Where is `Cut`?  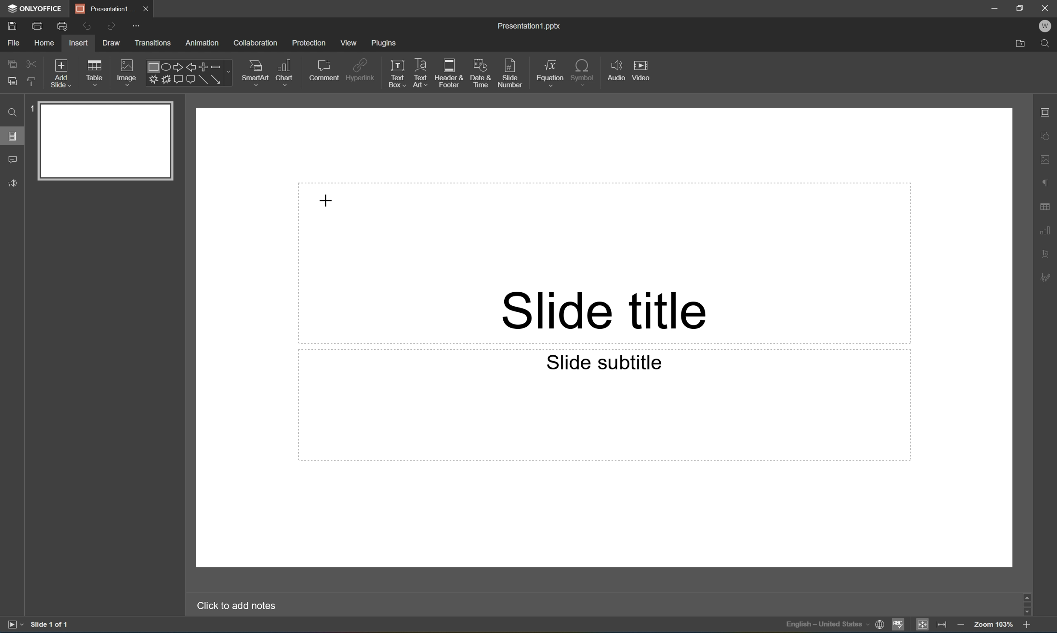
Cut is located at coordinates (32, 63).